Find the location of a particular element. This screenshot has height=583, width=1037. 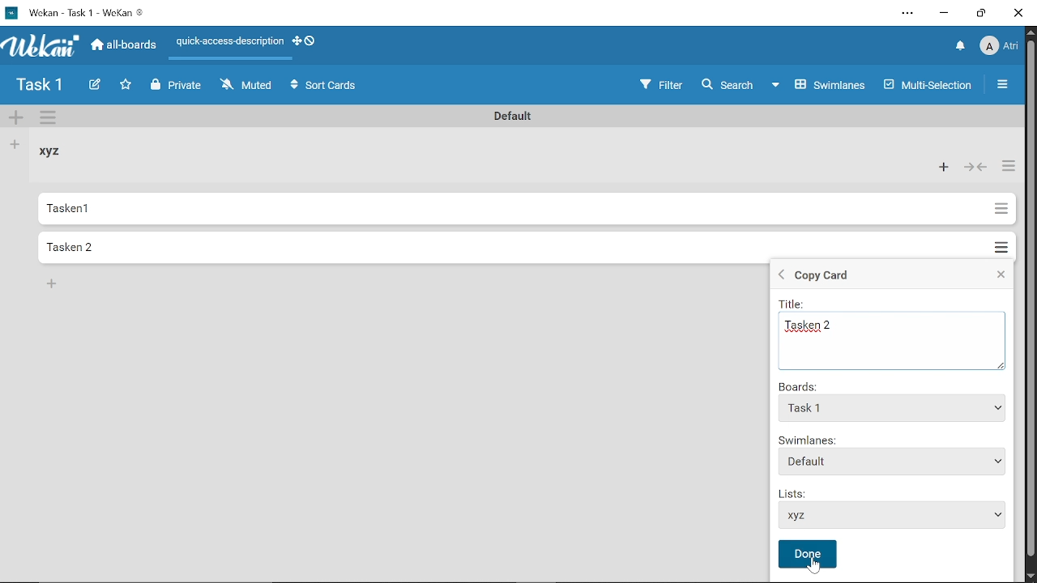

Close is located at coordinates (1019, 13).